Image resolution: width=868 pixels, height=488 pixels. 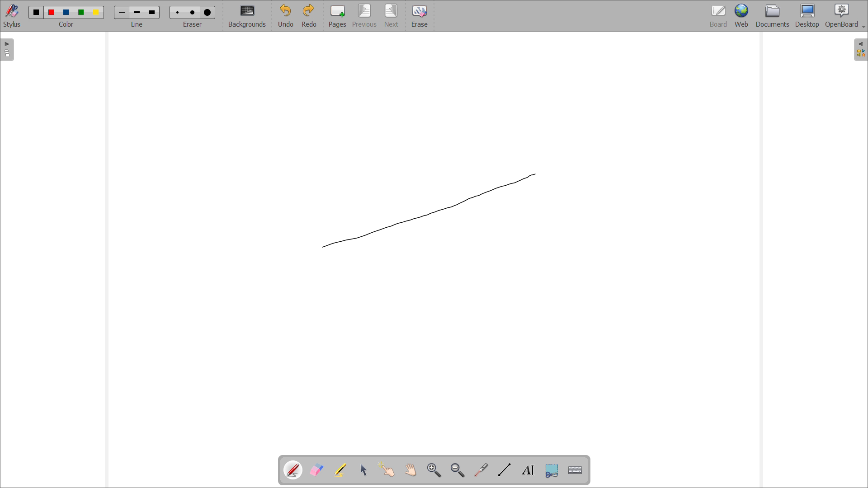 What do you see at coordinates (365, 15) in the screenshot?
I see `previous page` at bounding box center [365, 15].